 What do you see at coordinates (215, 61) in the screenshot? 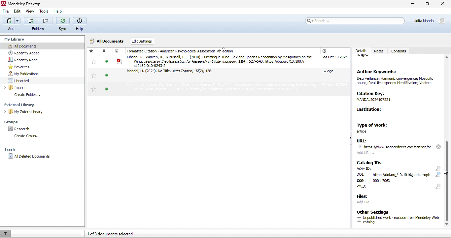
I see `article by Gibson and Russel, 2010` at bounding box center [215, 61].